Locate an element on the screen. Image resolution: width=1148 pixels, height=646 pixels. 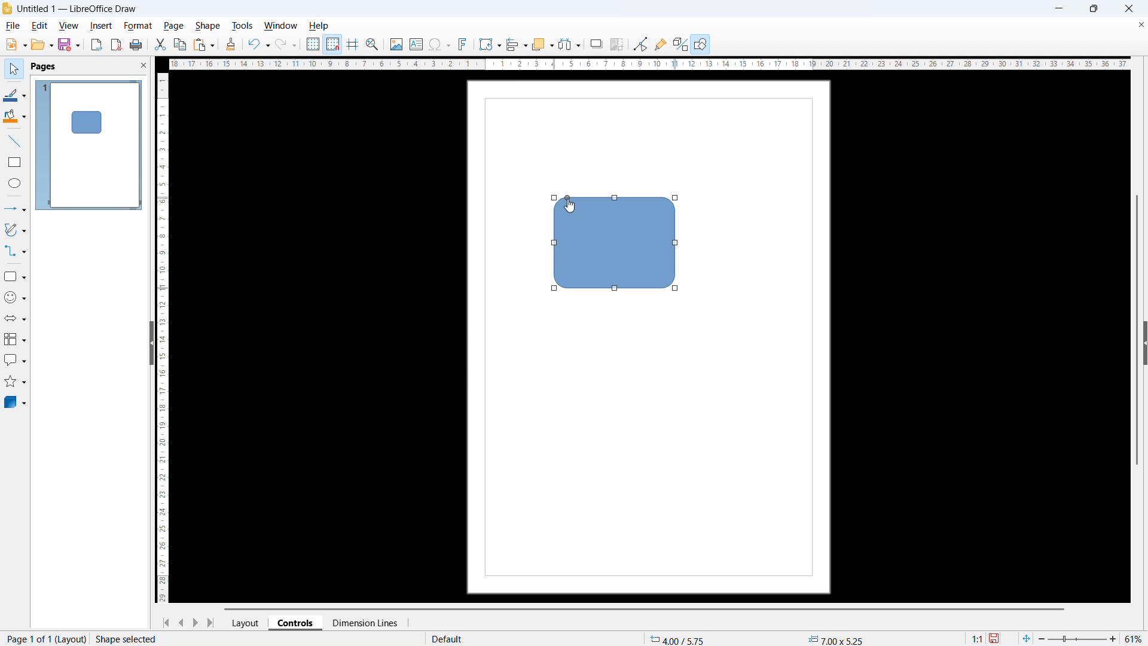
1:1 is located at coordinates (976, 638).